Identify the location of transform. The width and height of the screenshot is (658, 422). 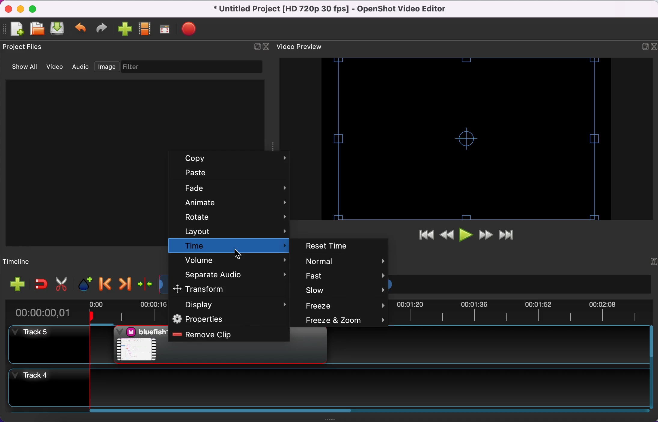
(225, 289).